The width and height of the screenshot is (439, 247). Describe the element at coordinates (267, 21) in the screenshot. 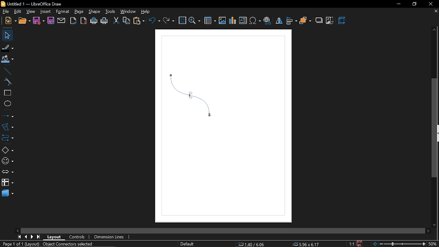

I see `Insert hyperlink` at that location.